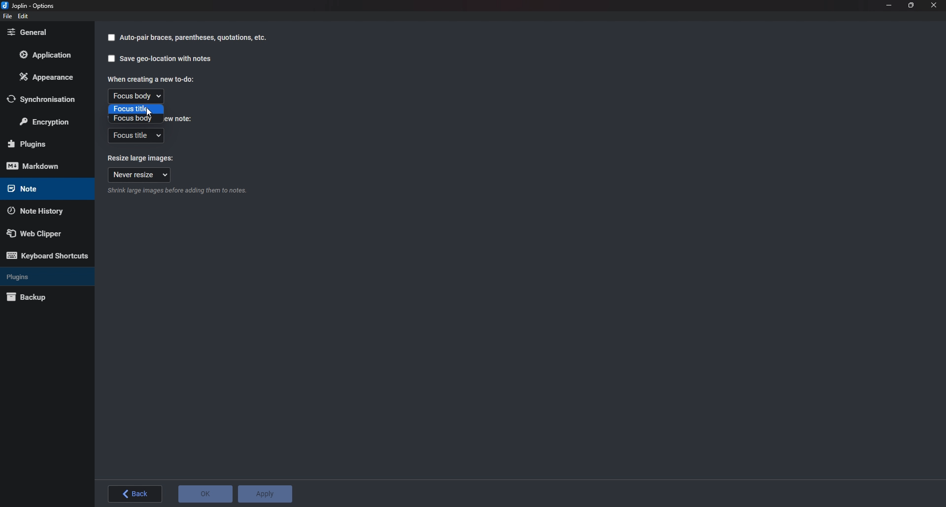 The image size is (946, 507). Describe the element at coordinates (135, 118) in the screenshot. I see `Focus body` at that location.